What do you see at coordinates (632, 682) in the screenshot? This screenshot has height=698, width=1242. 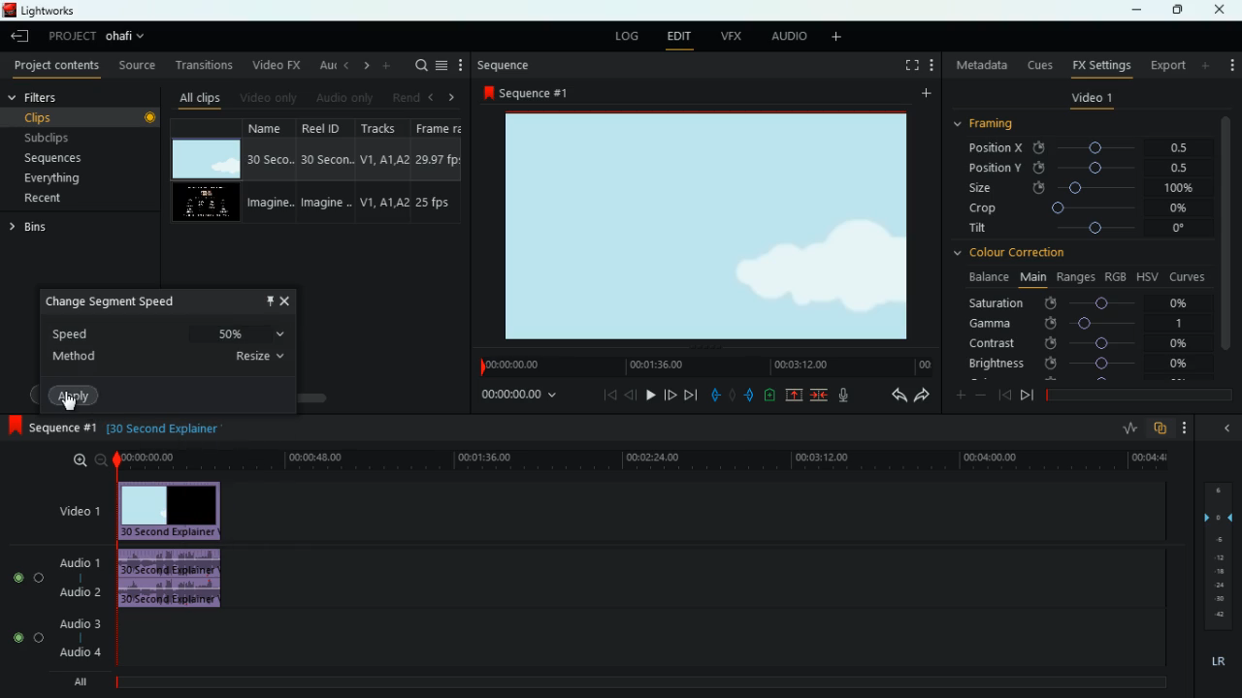 I see `timeline` at bounding box center [632, 682].